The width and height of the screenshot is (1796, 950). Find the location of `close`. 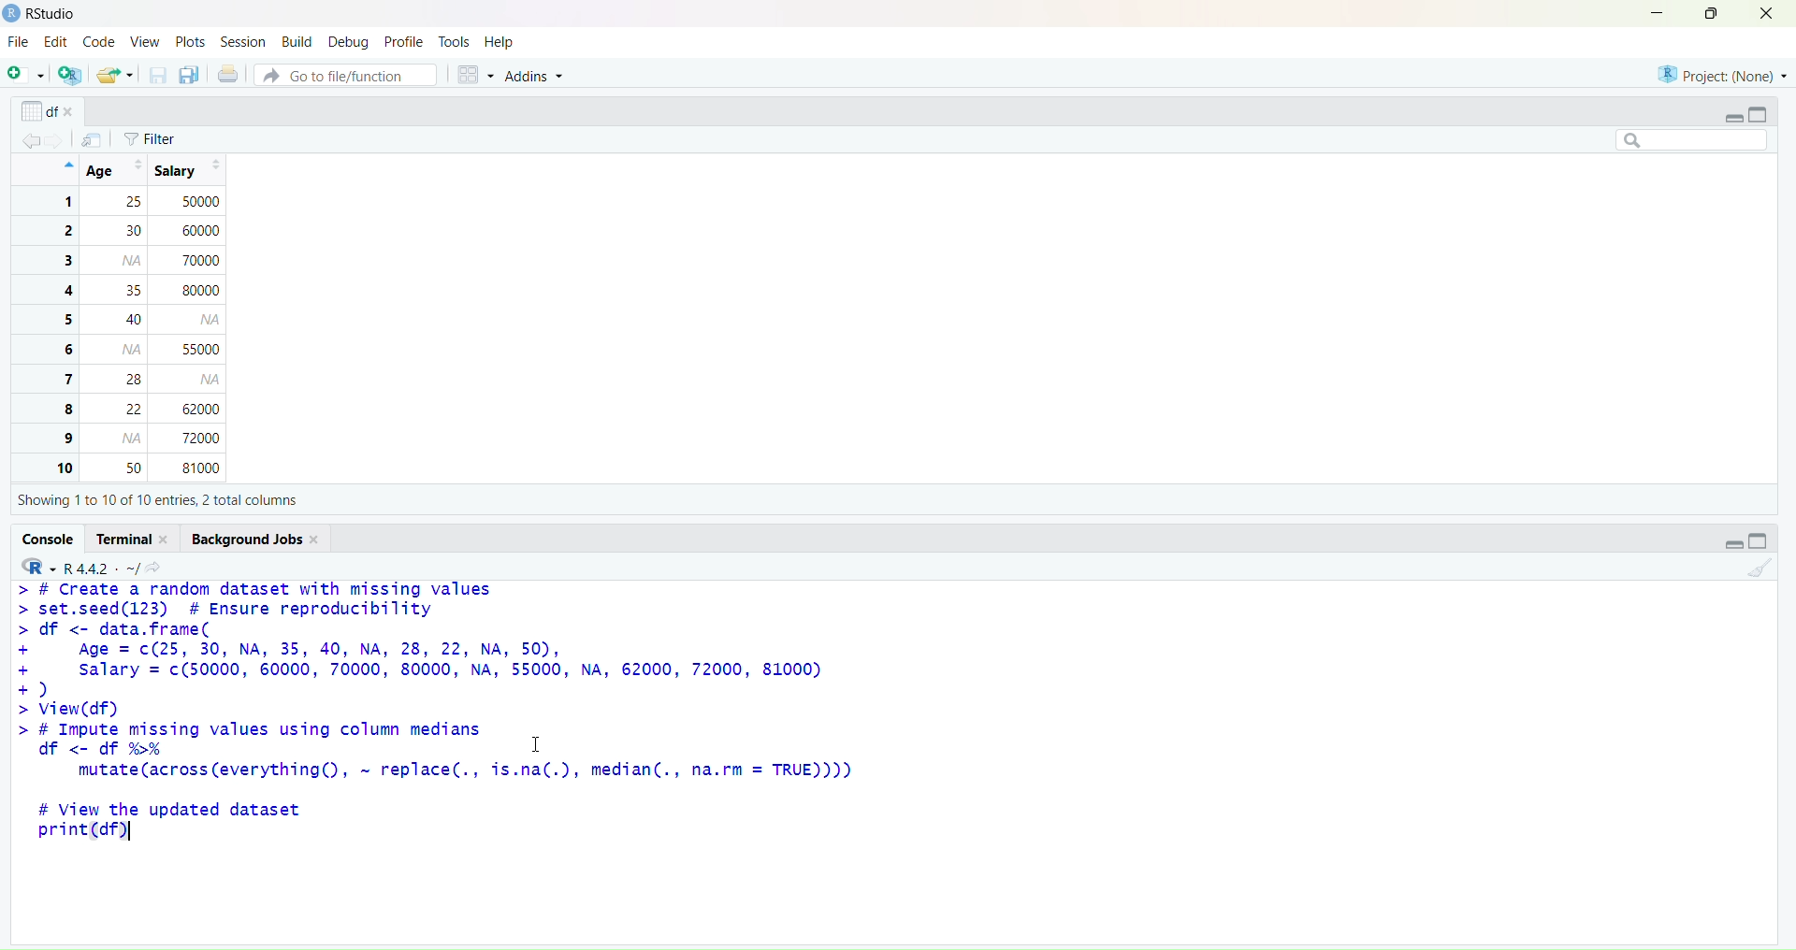

close is located at coordinates (1764, 15).